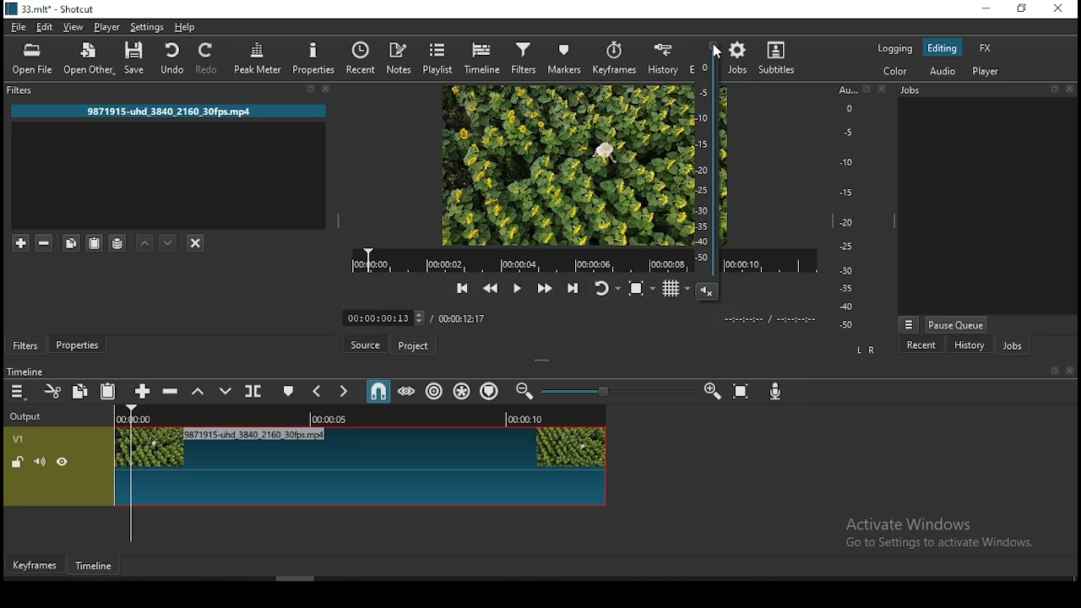  I want to click on settings, so click(145, 27).